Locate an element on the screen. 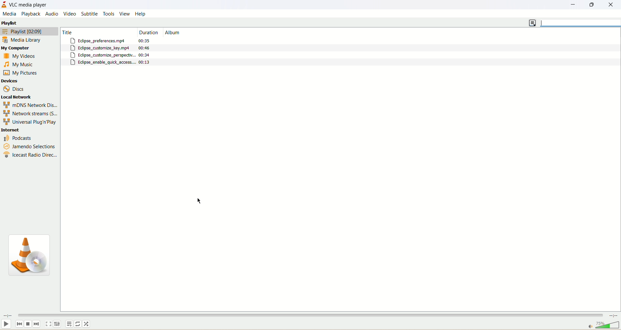  volume bar is located at coordinates (608, 325).